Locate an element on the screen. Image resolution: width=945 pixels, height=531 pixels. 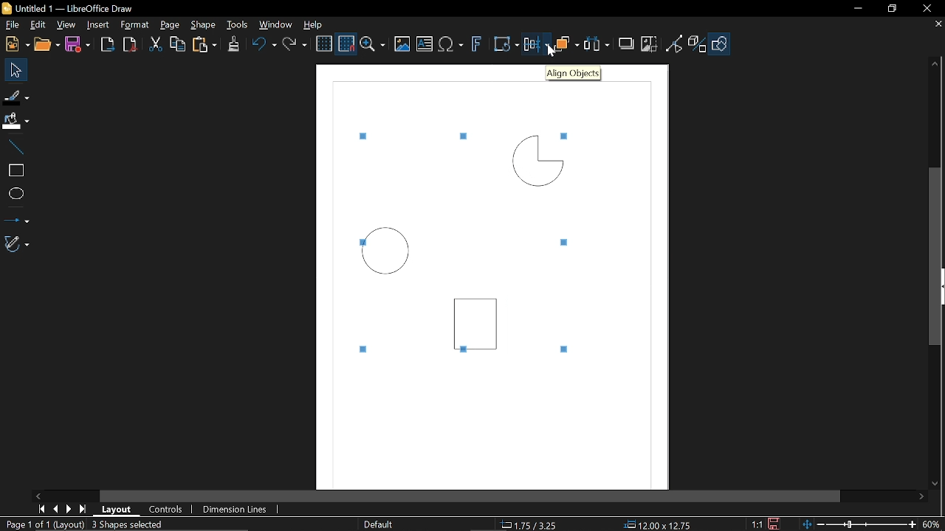
Minimize is located at coordinates (862, 9).